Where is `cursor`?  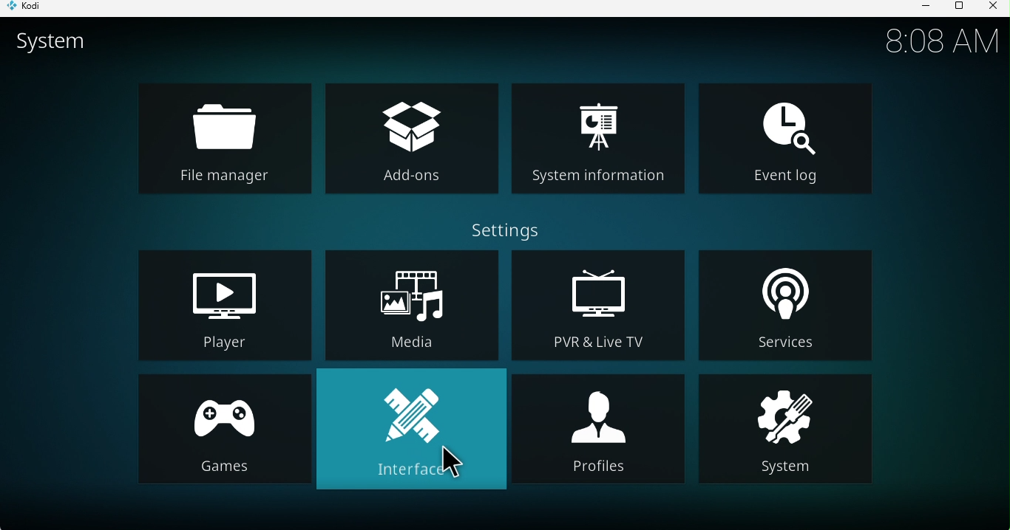 cursor is located at coordinates (452, 467).